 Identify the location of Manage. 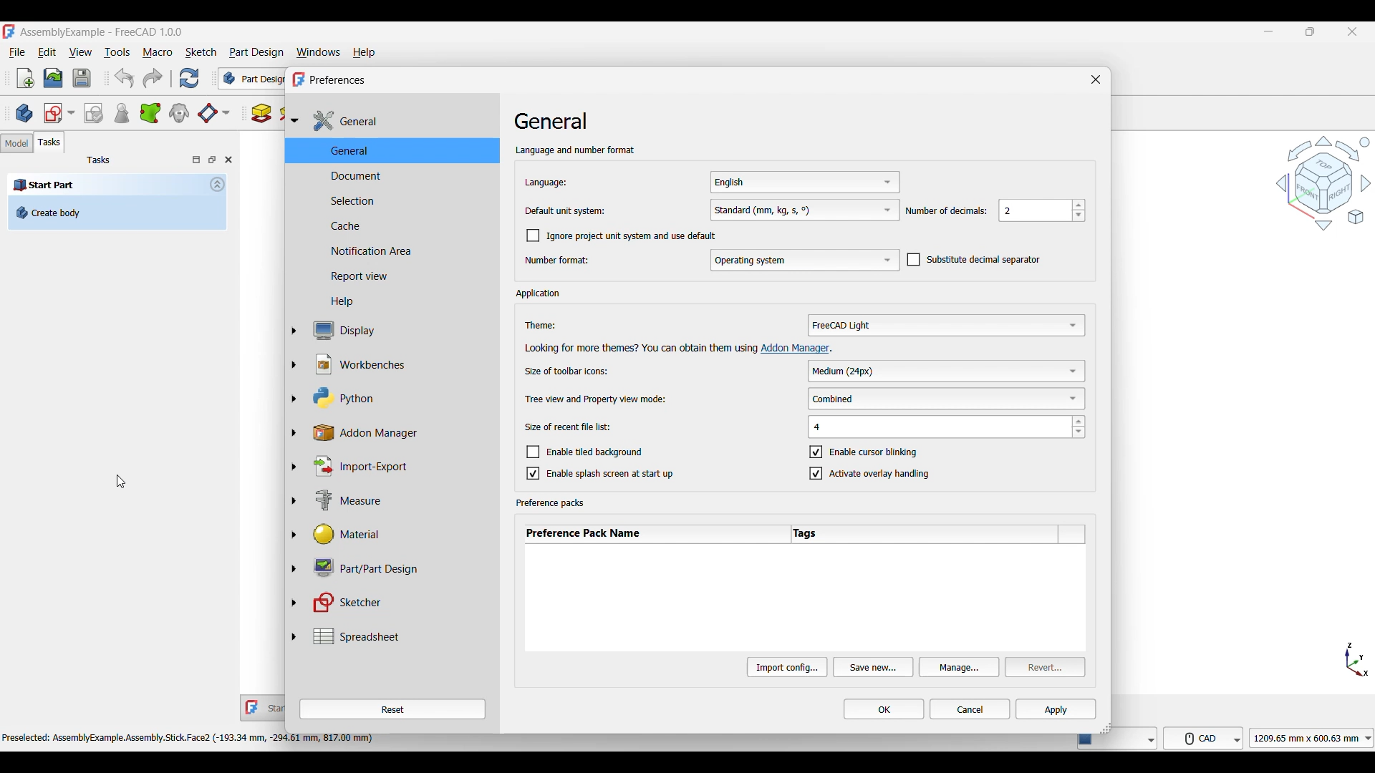
(960, 667).